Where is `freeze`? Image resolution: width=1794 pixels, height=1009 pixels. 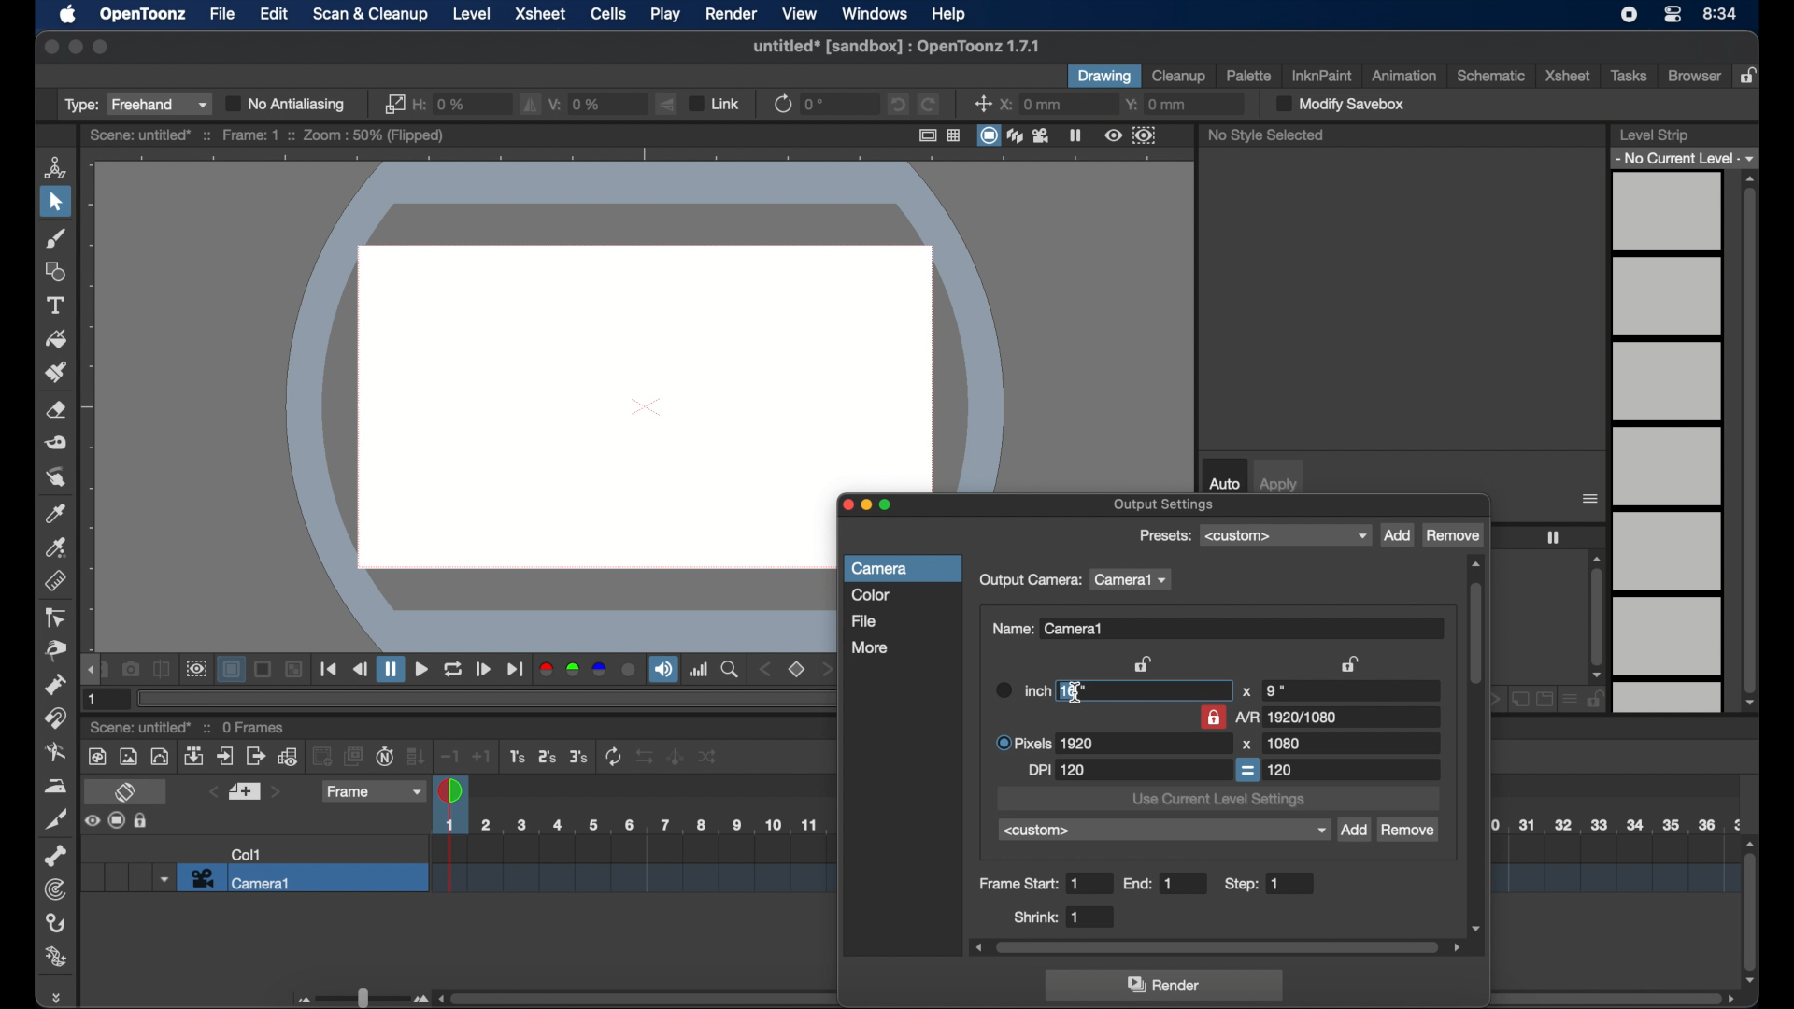
freeze is located at coordinates (1075, 135).